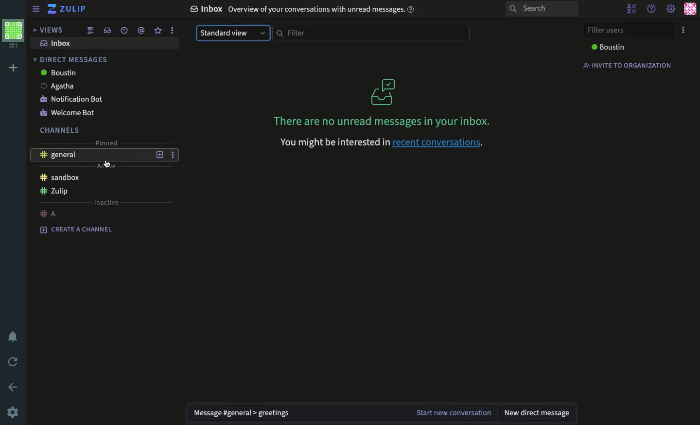  I want to click on channels, so click(57, 131).